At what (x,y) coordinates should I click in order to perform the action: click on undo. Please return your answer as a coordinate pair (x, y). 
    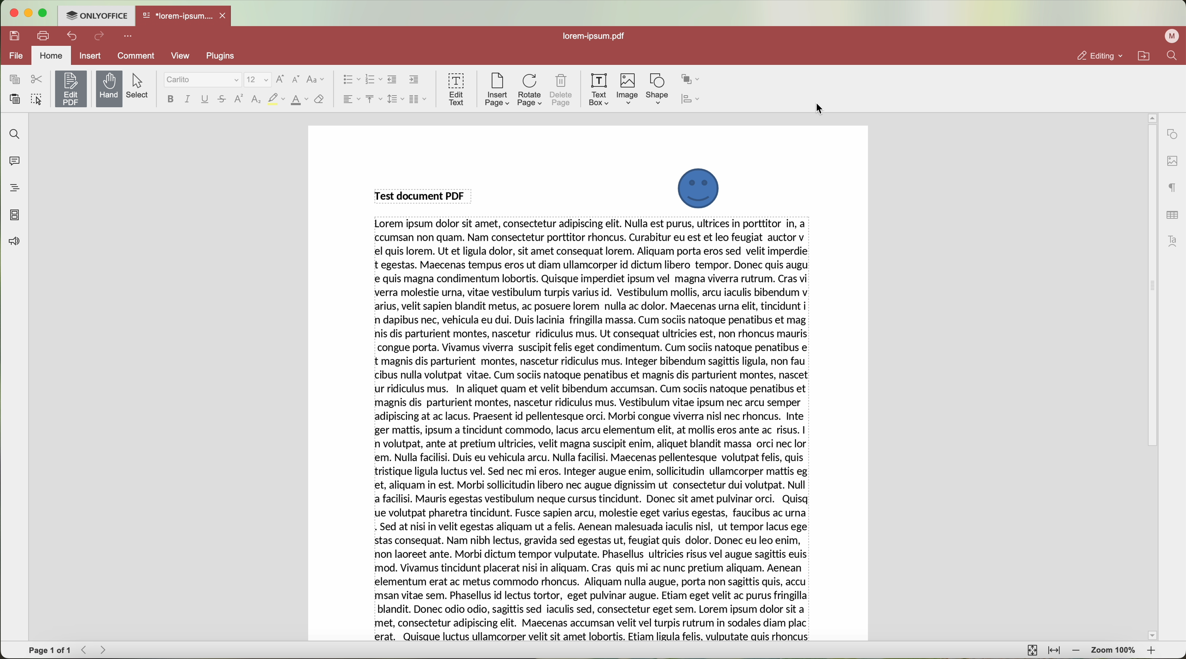
    Looking at the image, I should click on (73, 35).